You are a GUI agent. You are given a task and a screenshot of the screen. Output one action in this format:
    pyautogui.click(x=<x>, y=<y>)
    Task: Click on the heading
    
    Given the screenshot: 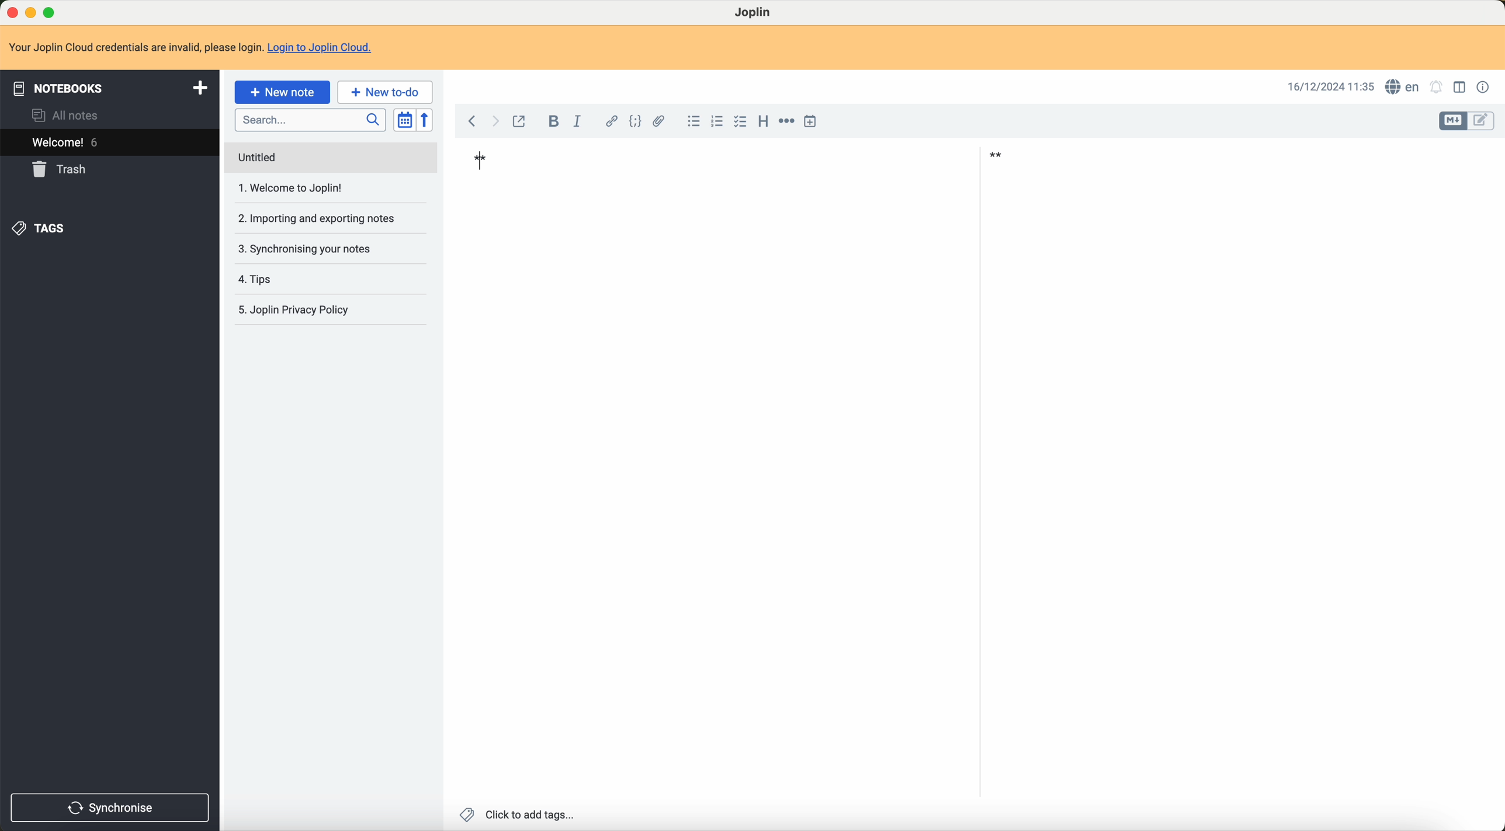 What is the action you would take?
    pyautogui.click(x=761, y=121)
    